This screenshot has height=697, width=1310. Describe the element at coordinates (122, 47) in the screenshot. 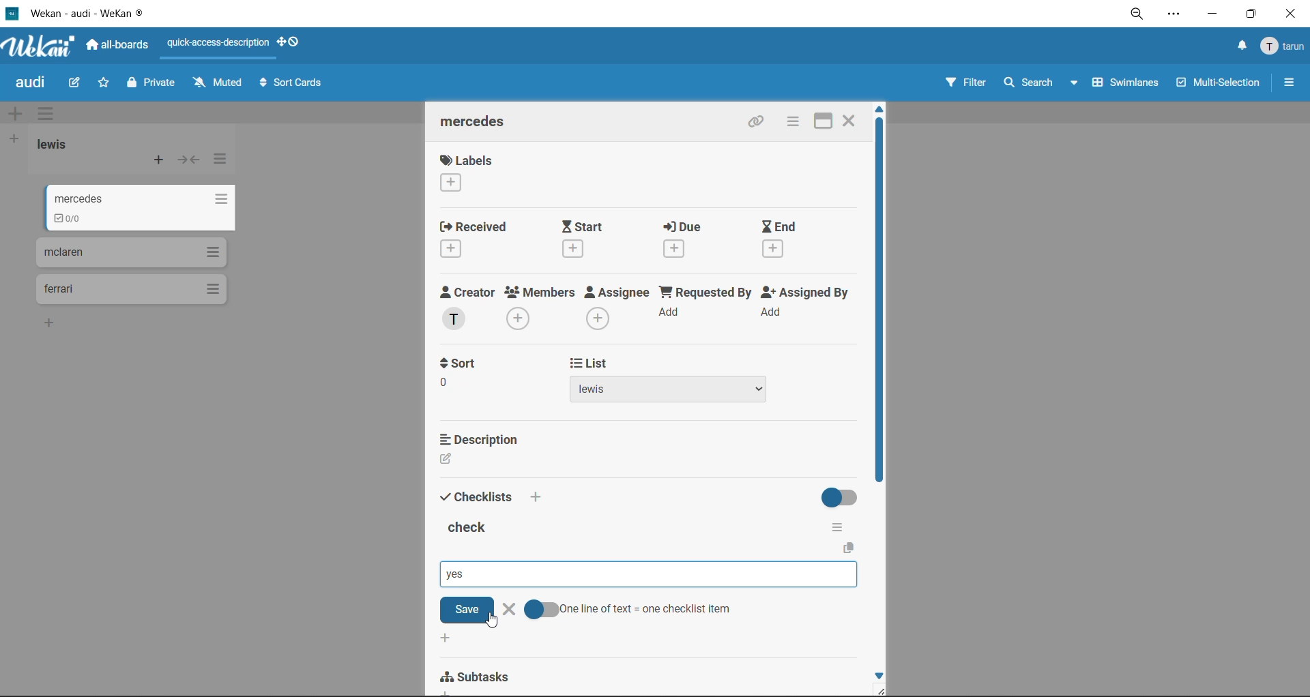

I see `all boards` at that location.